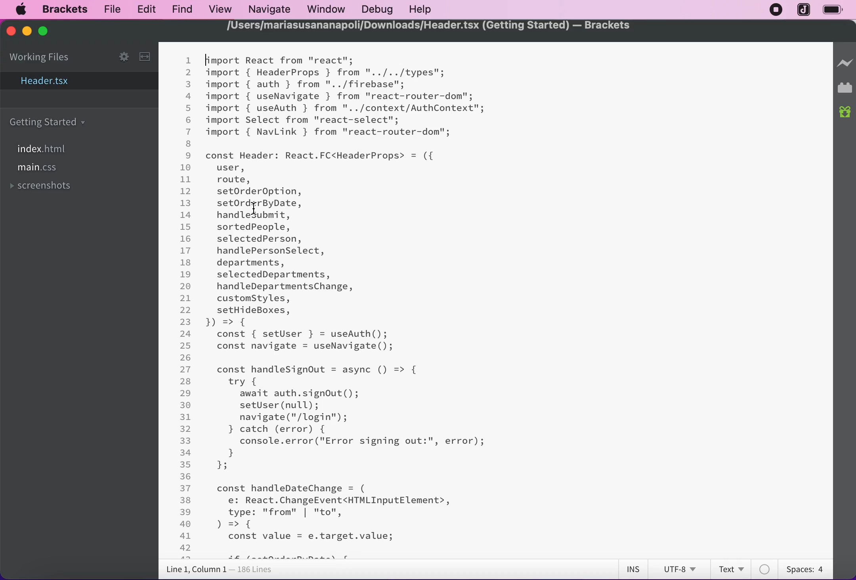  What do you see at coordinates (187, 84) in the screenshot?
I see `3` at bounding box center [187, 84].